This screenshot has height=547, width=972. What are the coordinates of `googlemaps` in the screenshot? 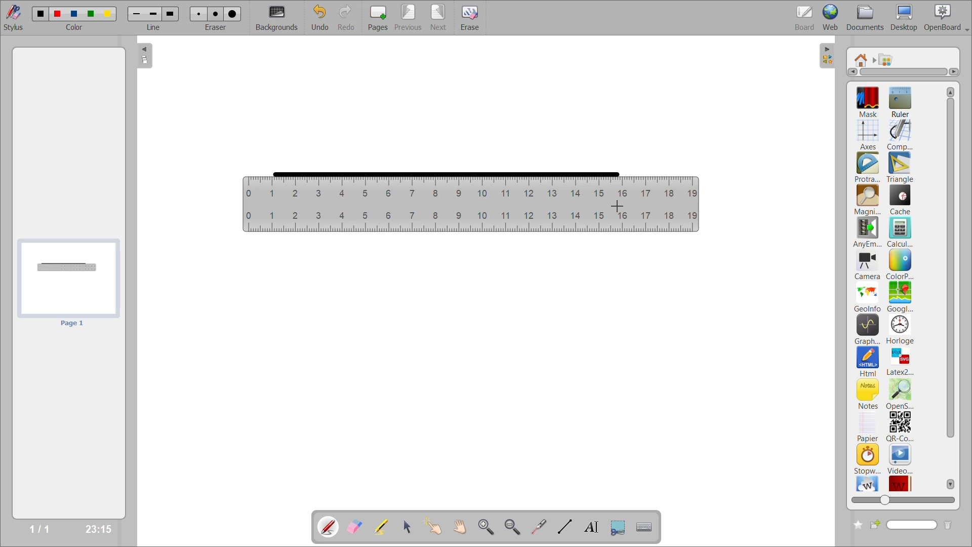 It's located at (899, 297).